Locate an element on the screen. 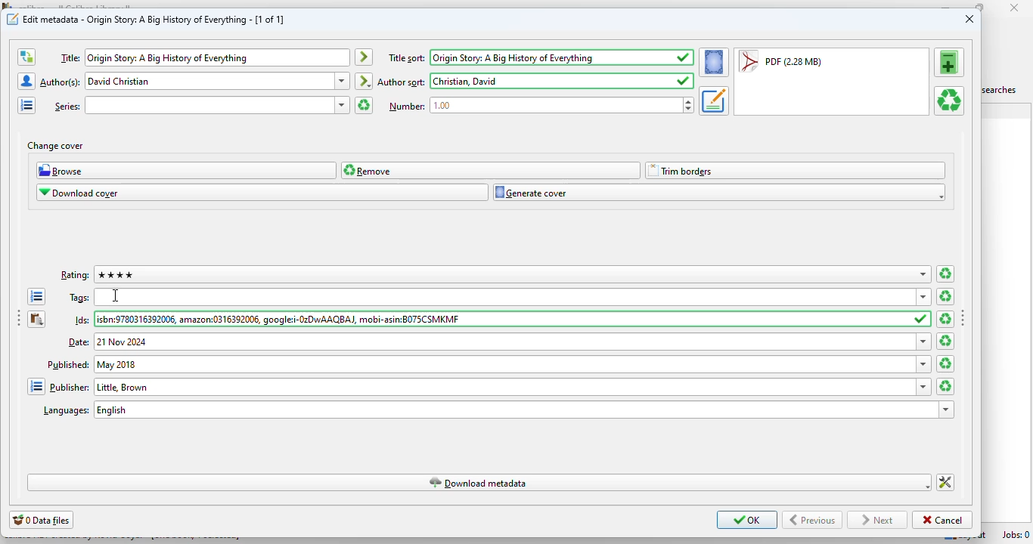  text is located at coordinates (70, 386).